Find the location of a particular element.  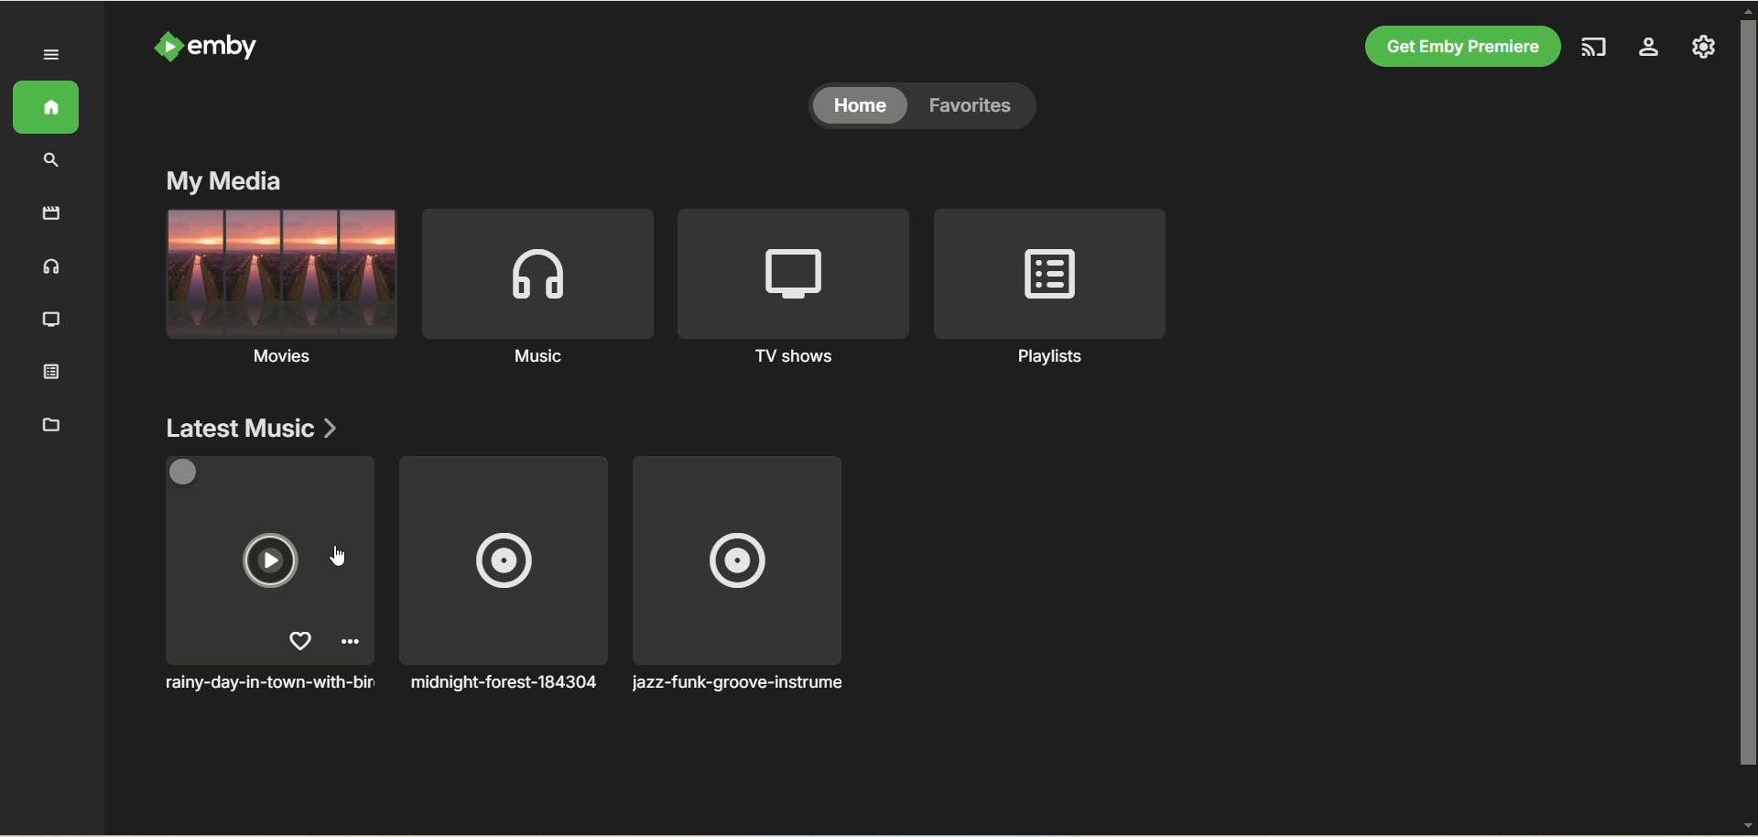

play on another device is located at coordinates (1597, 46).